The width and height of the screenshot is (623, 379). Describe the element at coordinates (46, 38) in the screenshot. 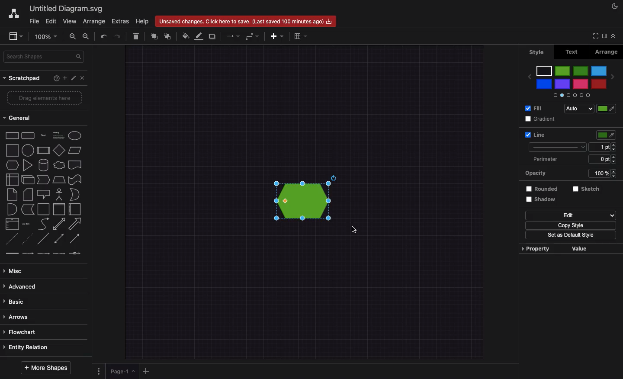

I see `Zoom` at that location.